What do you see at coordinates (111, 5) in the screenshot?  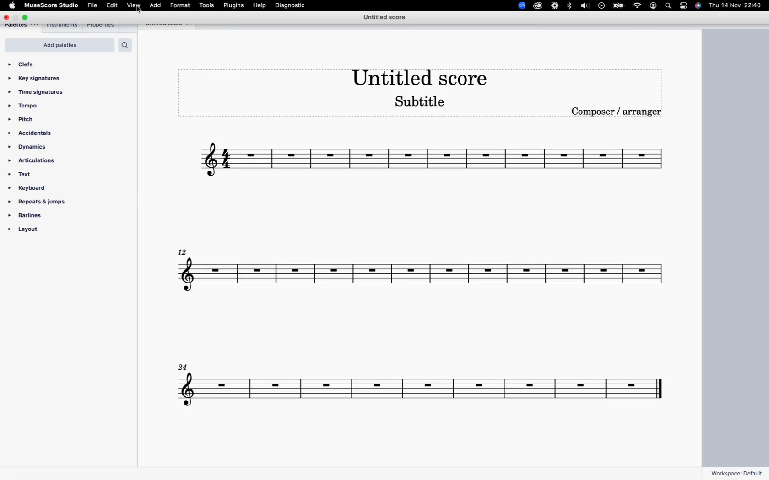 I see `edit` at bounding box center [111, 5].